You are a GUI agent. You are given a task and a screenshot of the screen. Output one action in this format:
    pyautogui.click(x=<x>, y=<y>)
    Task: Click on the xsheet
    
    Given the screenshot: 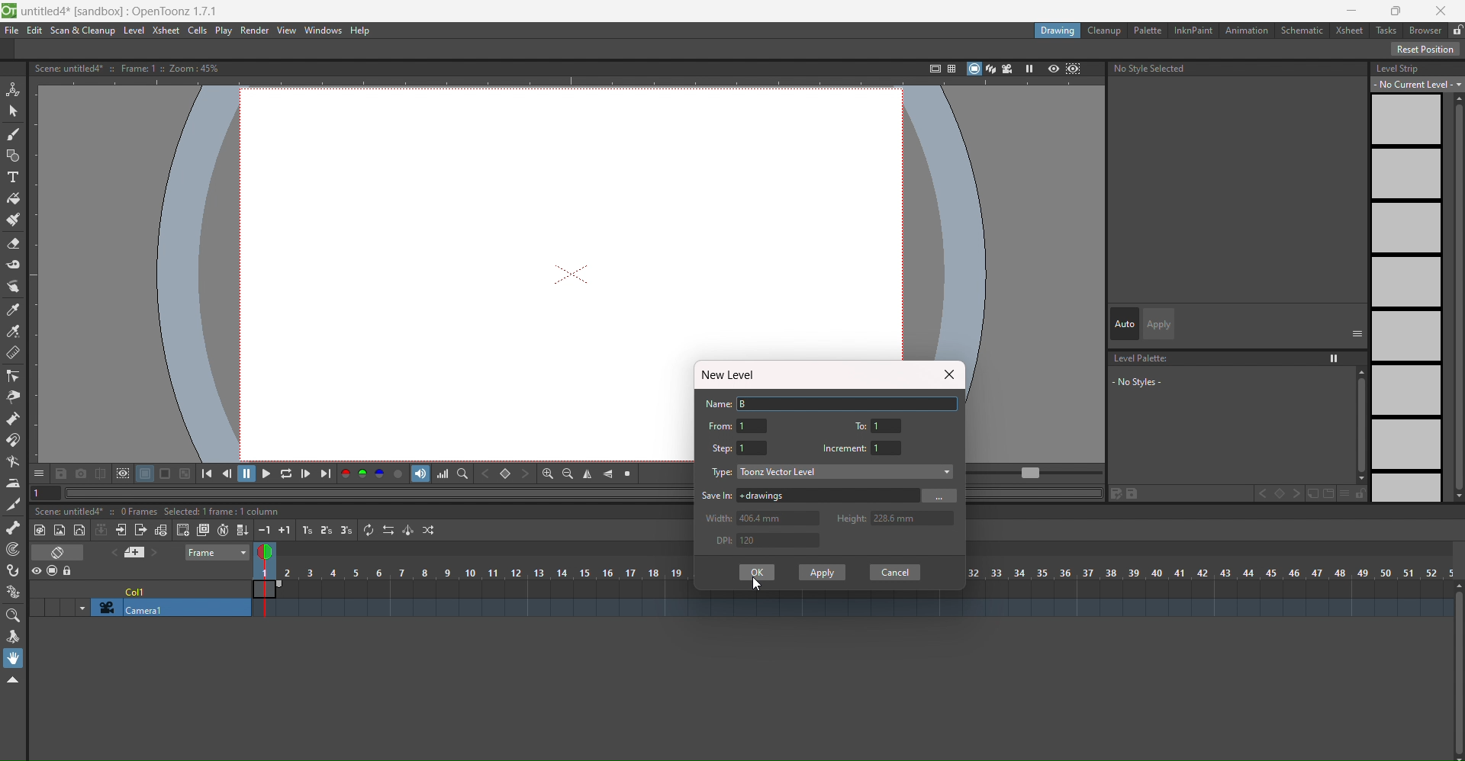 What is the action you would take?
    pyautogui.click(x=1347, y=29)
    